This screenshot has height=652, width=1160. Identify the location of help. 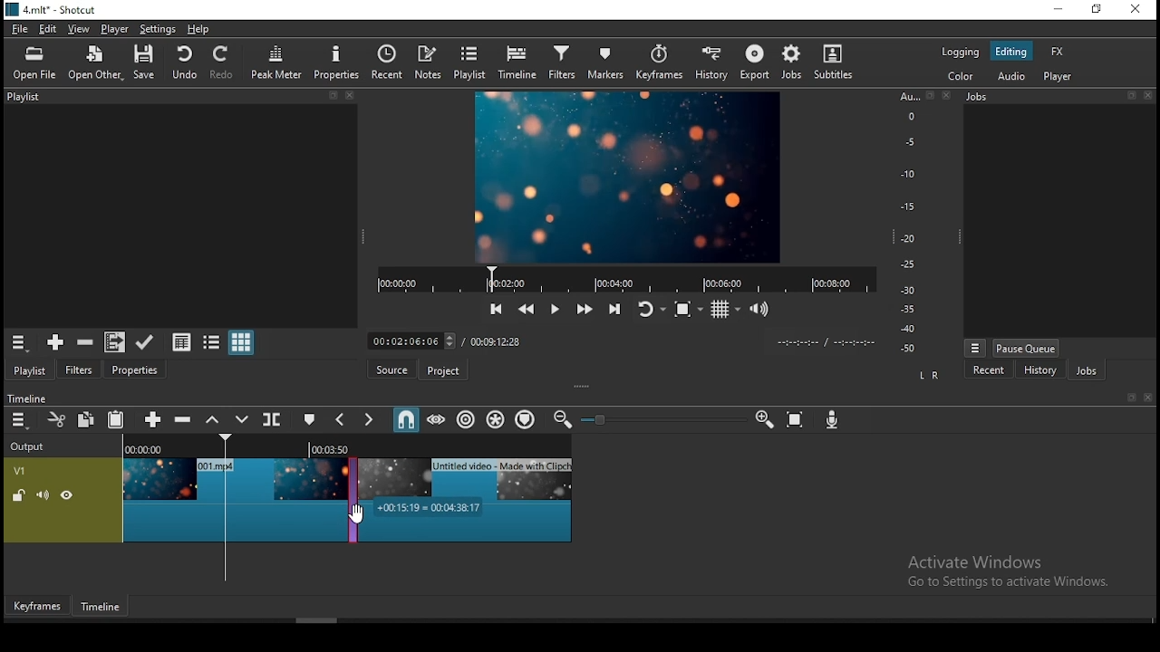
(198, 30).